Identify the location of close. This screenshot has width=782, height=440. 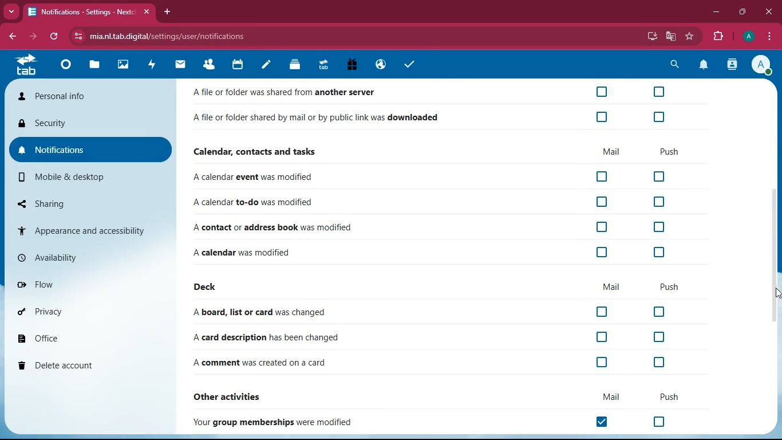
(145, 12).